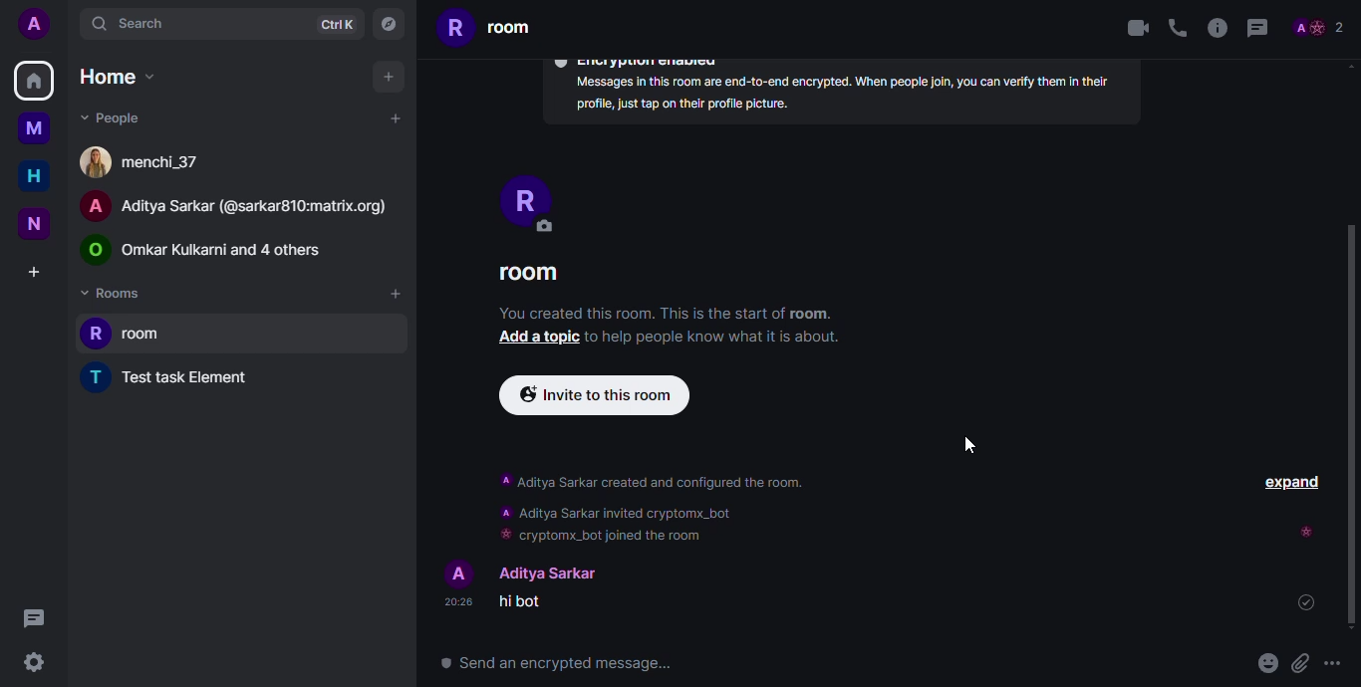 This screenshot has width=1361, height=687. What do you see at coordinates (235, 206) in the screenshot?
I see `A Aditya Sarkar (@sarkar810:matrix.org)` at bounding box center [235, 206].